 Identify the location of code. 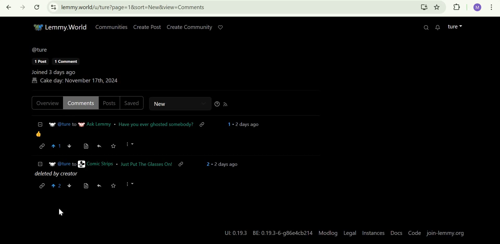
(414, 233).